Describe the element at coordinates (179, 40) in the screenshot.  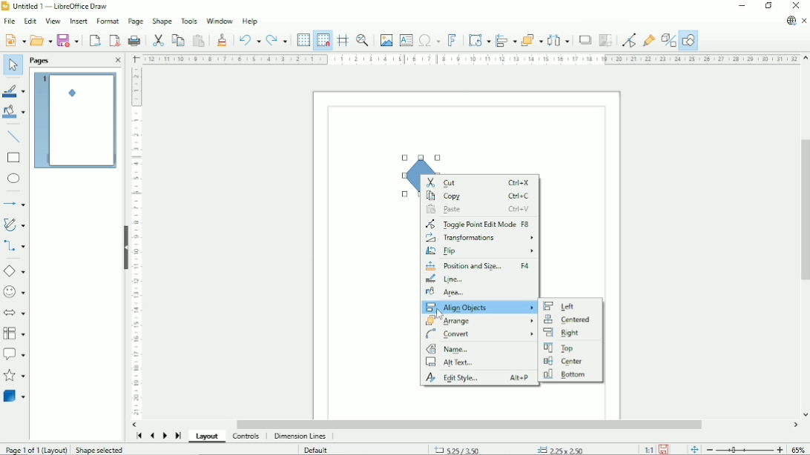
I see `Copy` at that location.